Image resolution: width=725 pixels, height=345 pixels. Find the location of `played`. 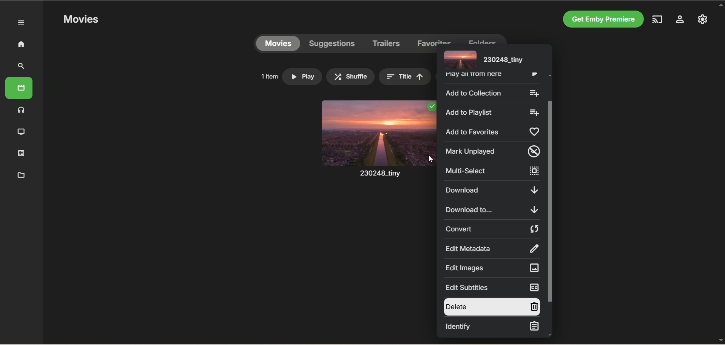

played is located at coordinates (431, 107).